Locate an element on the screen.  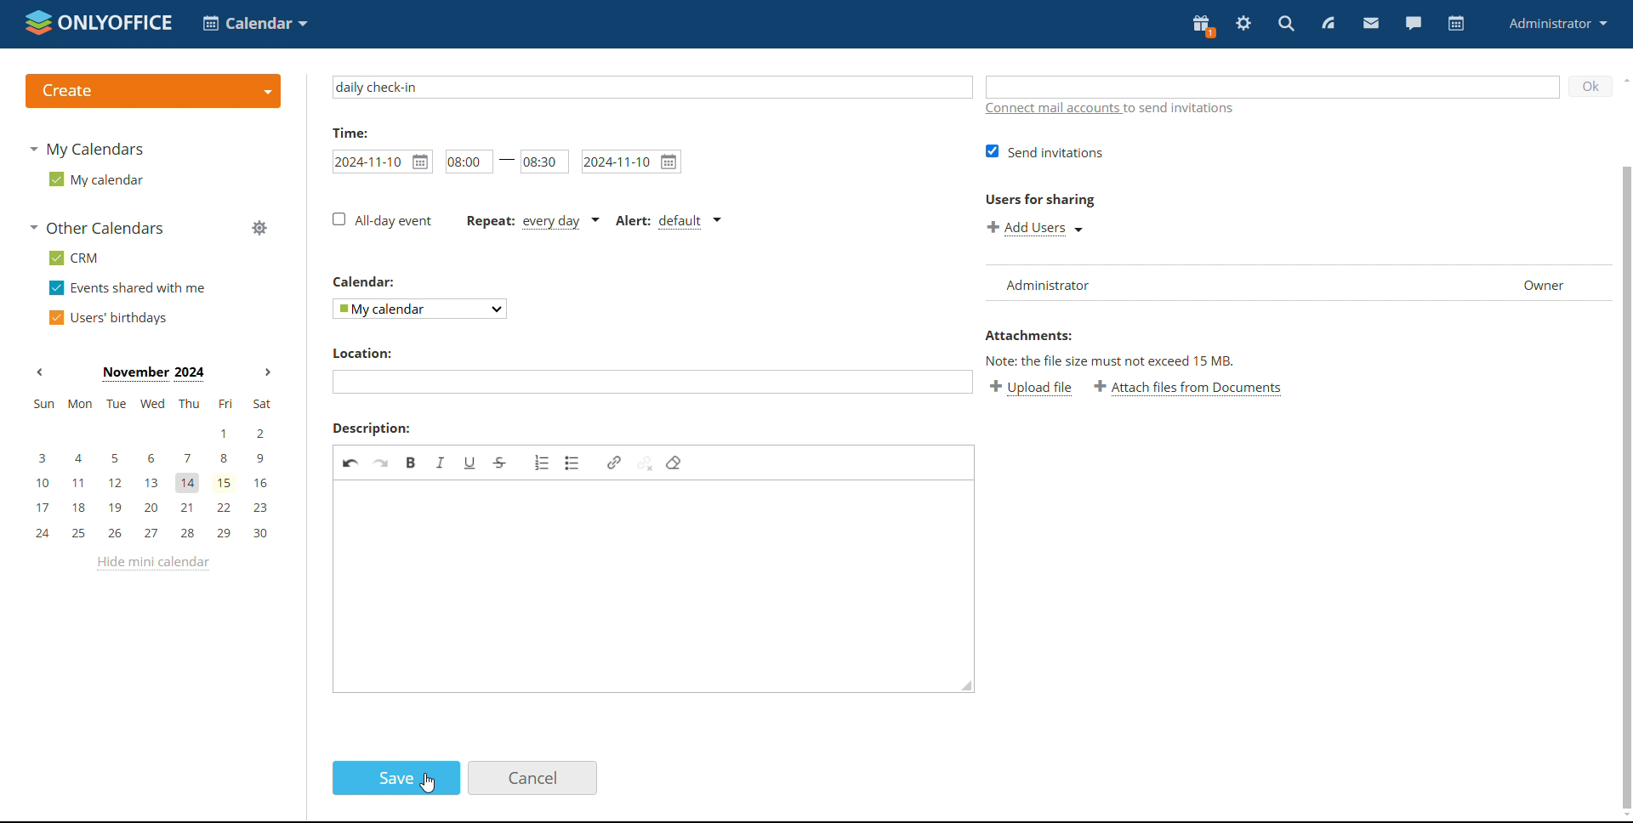
my calendars is located at coordinates (87, 148).